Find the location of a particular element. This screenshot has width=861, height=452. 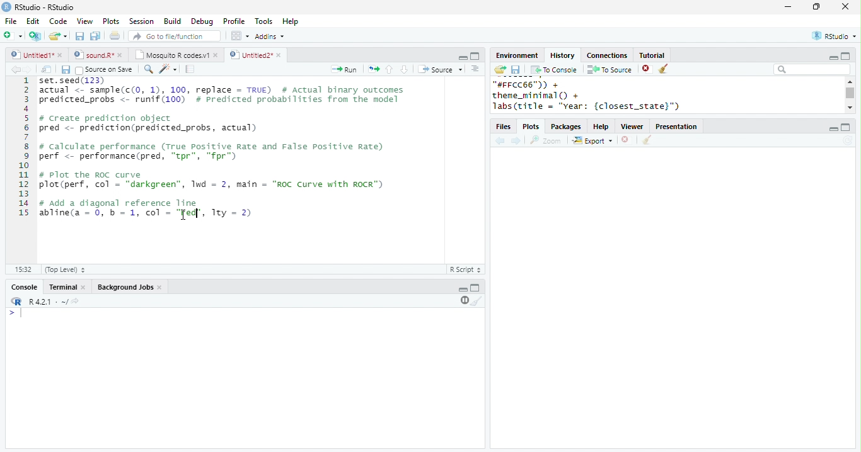

minimize is located at coordinates (833, 58).